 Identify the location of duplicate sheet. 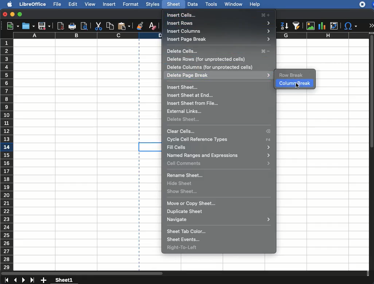
(186, 212).